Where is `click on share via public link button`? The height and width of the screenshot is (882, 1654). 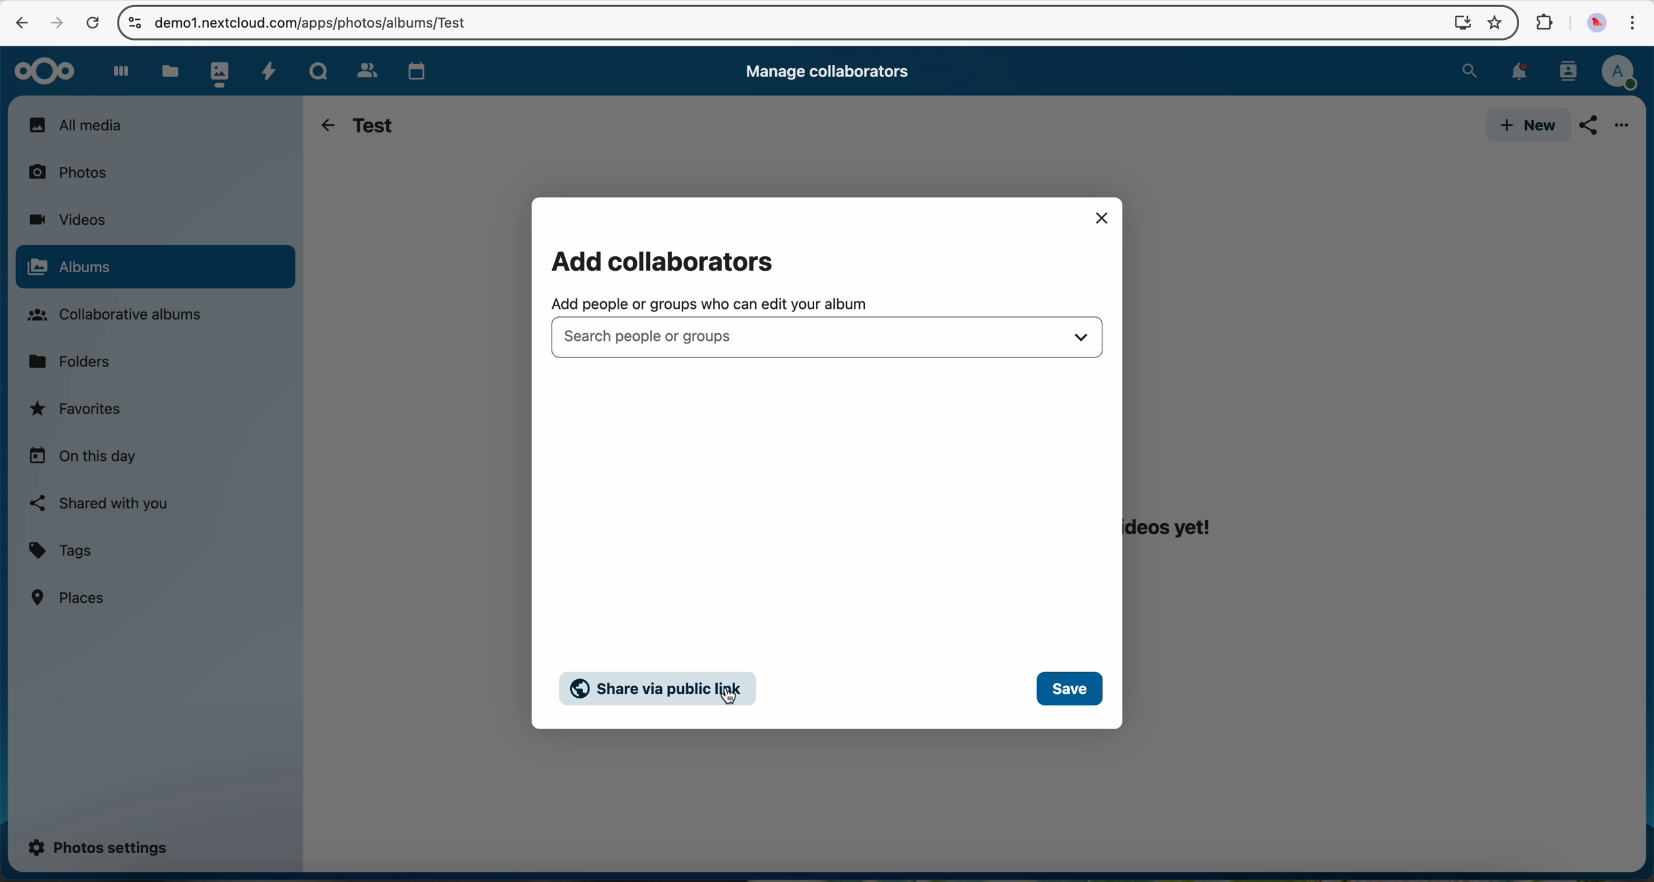 click on share via public link button is located at coordinates (661, 688).